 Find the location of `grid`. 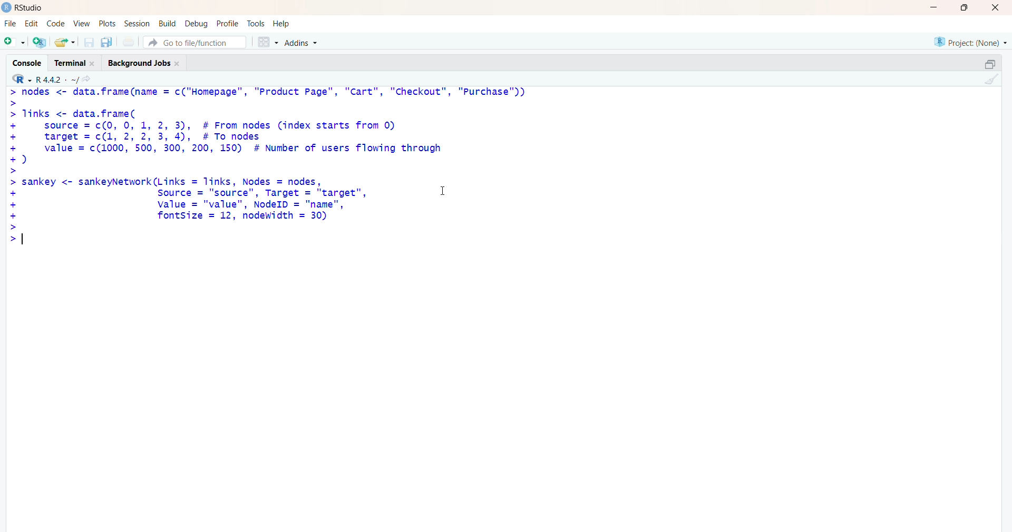

grid is located at coordinates (265, 43).